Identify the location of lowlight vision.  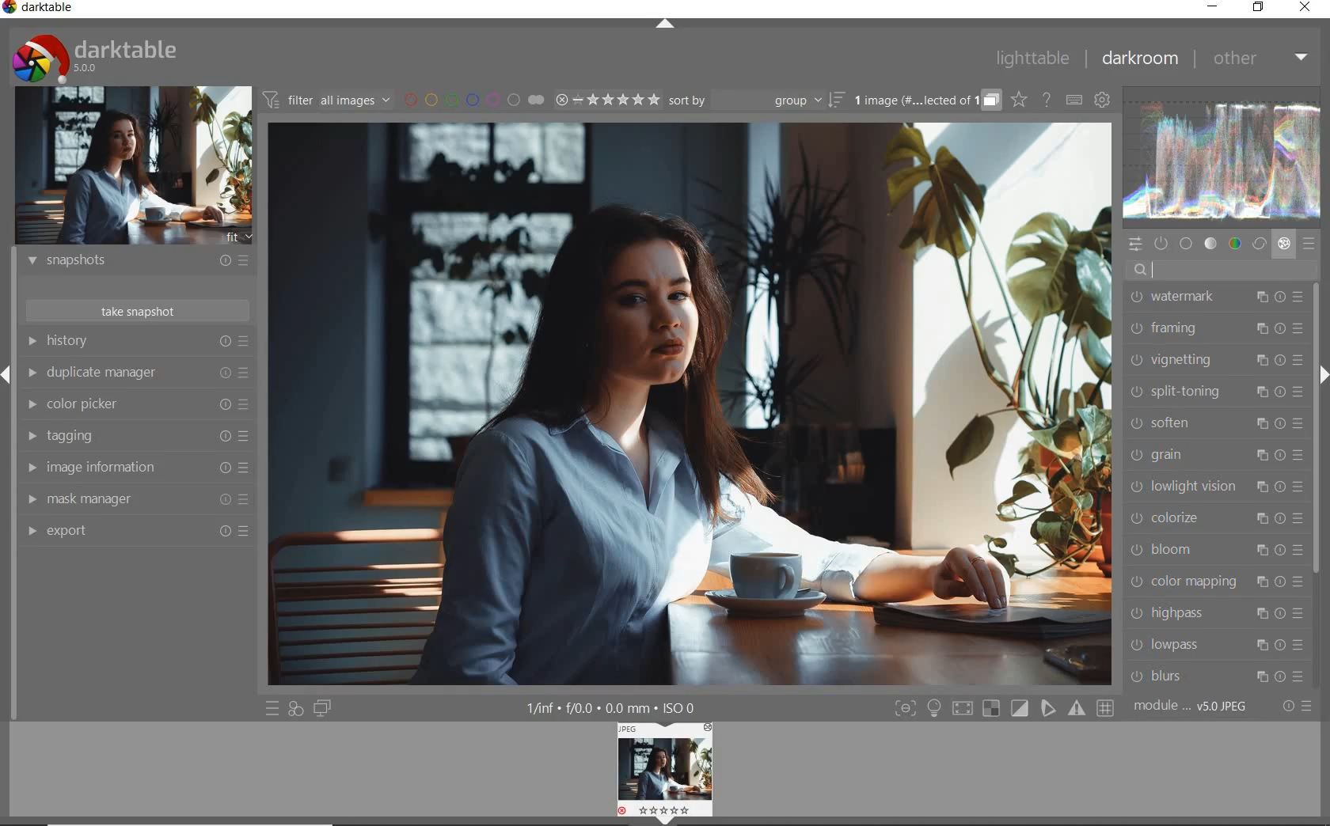
(1213, 486).